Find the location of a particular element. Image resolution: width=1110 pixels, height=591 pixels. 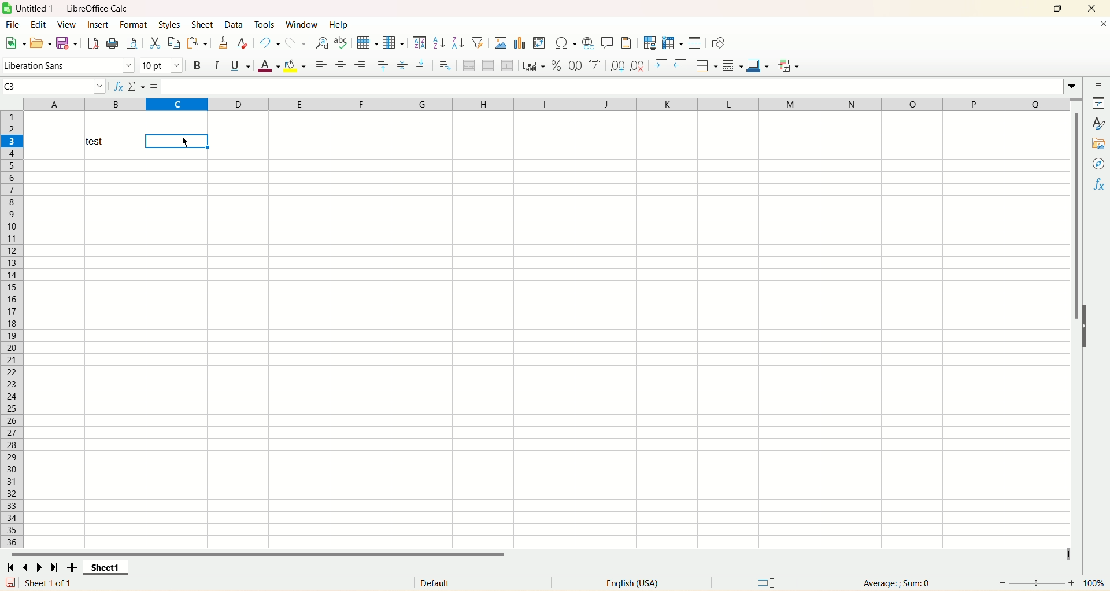

bold is located at coordinates (198, 65).